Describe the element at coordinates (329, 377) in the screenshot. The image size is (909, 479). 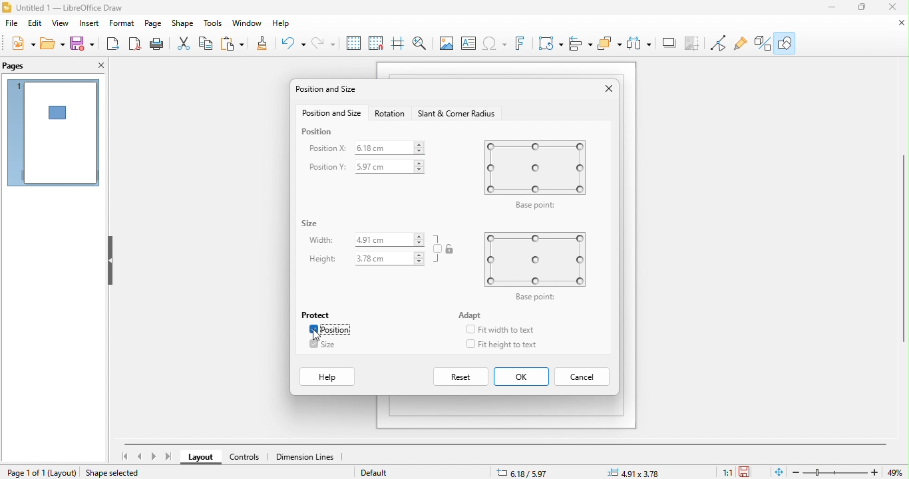
I see `help` at that location.